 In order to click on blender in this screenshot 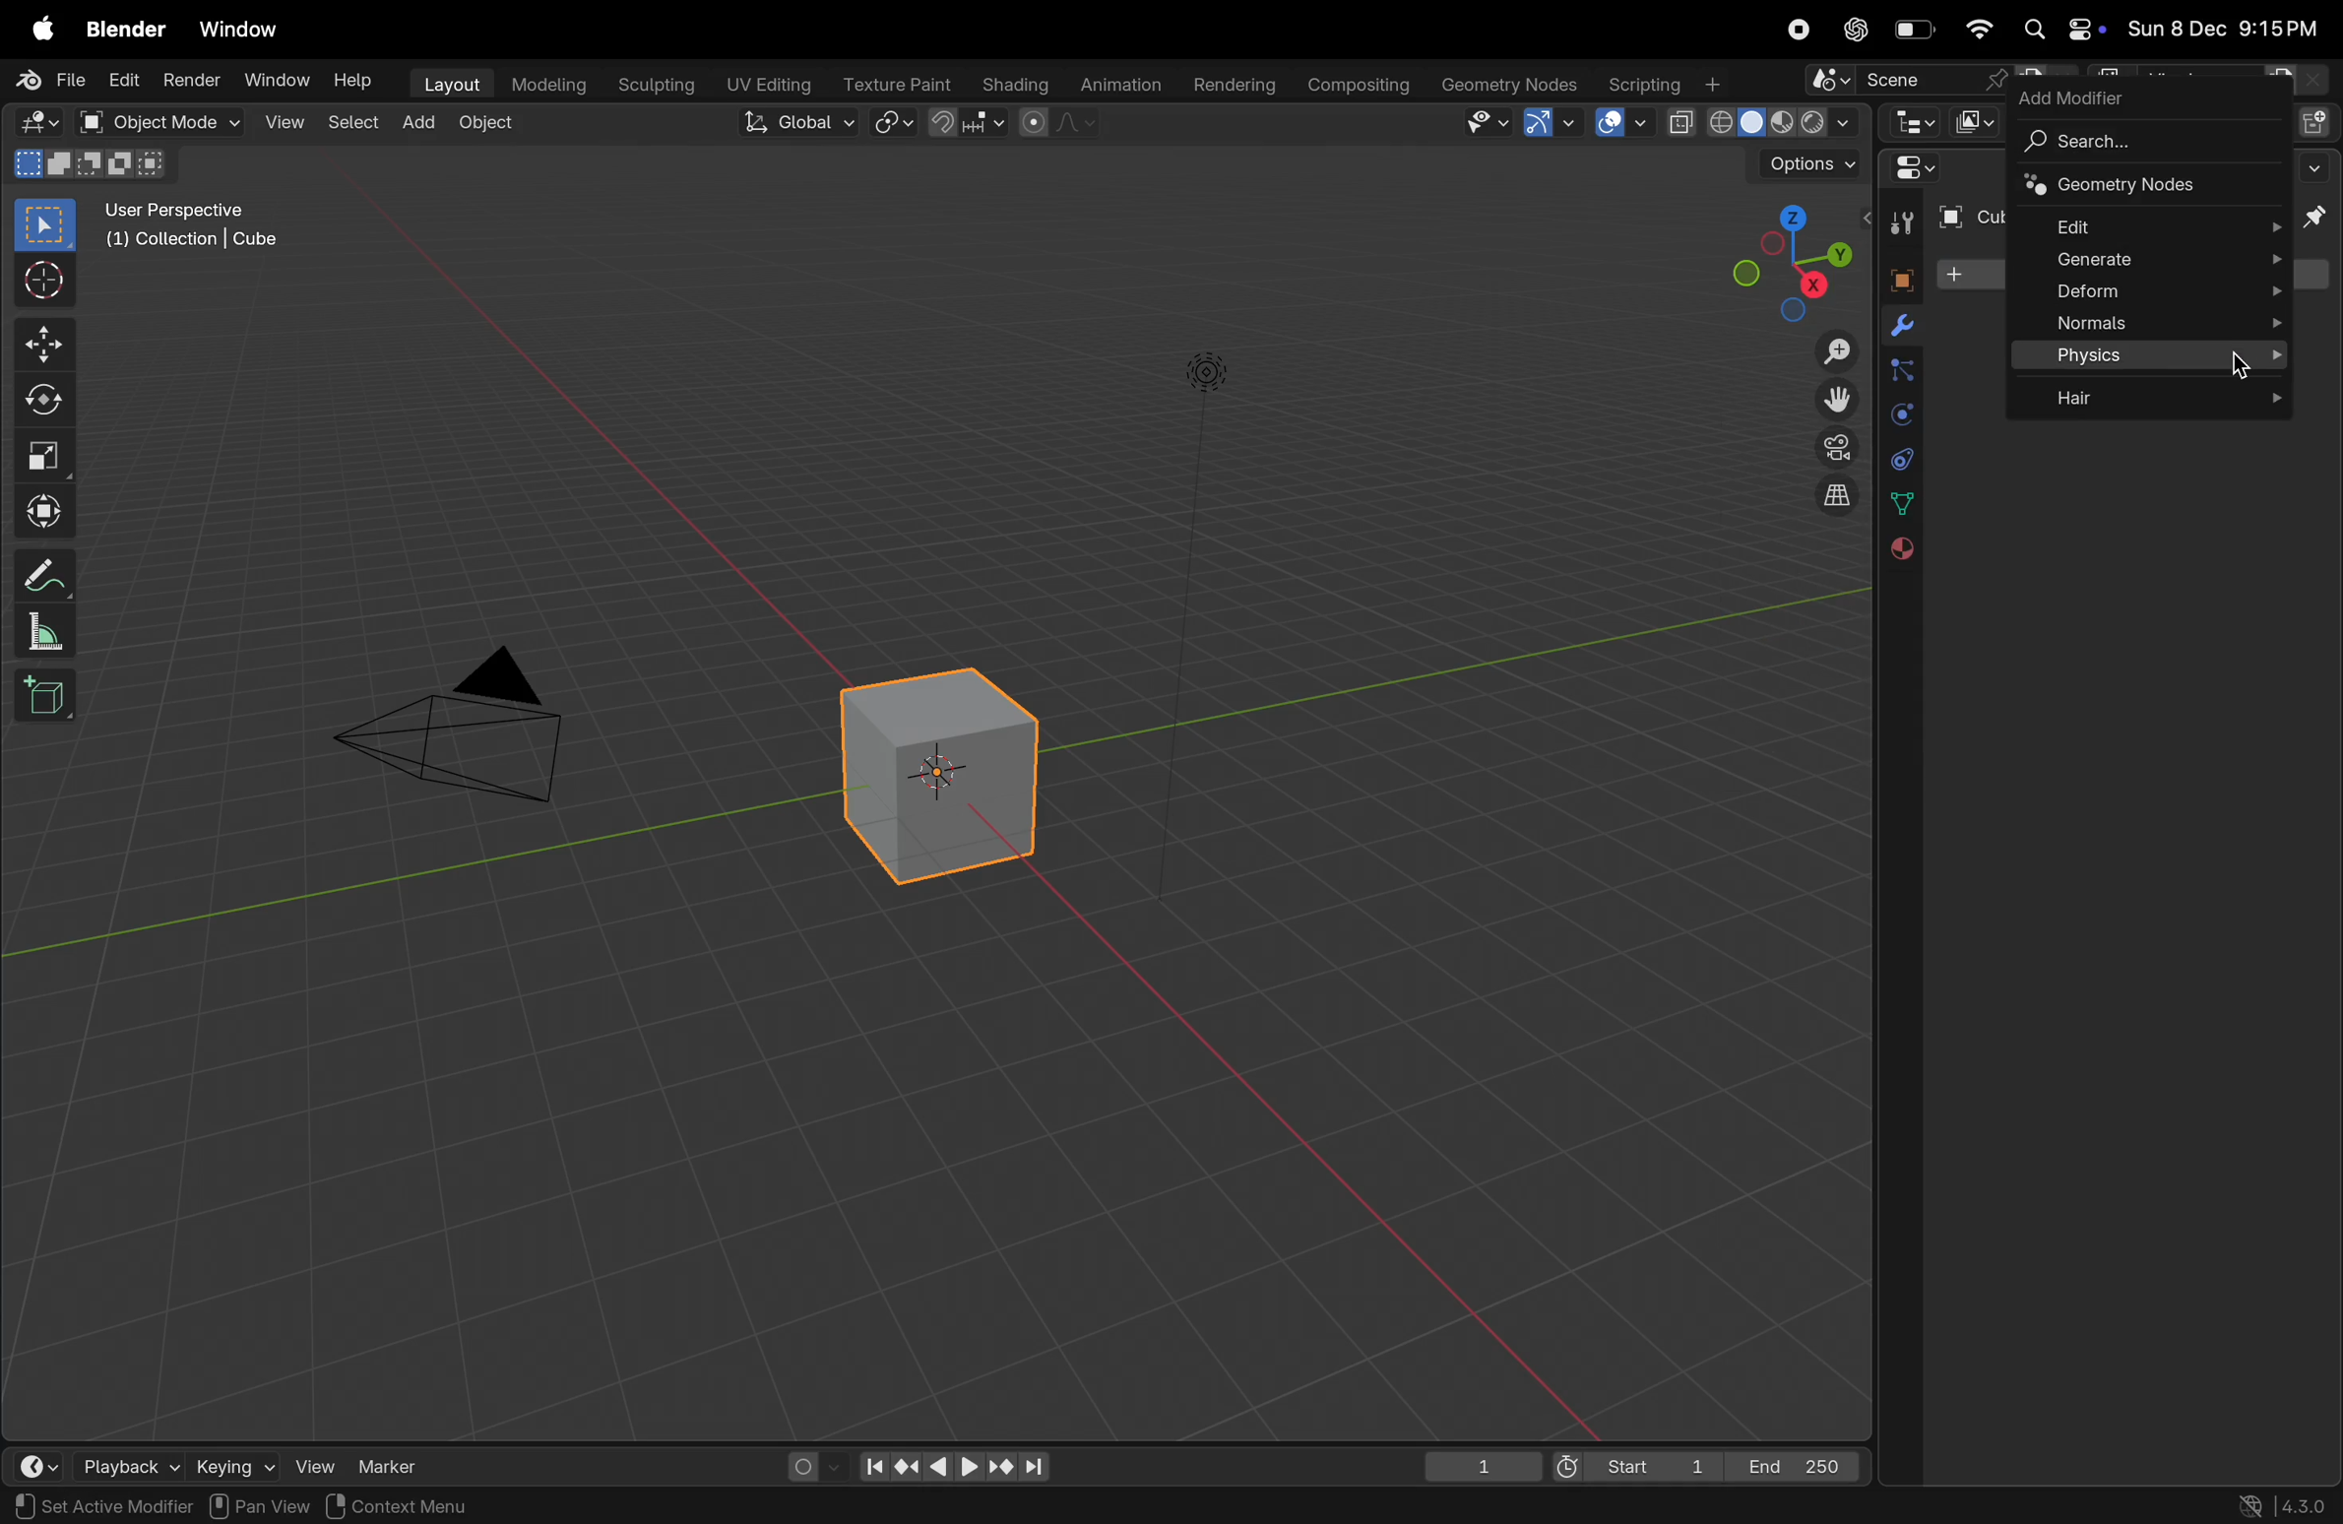, I will do `click(126, 30)`.